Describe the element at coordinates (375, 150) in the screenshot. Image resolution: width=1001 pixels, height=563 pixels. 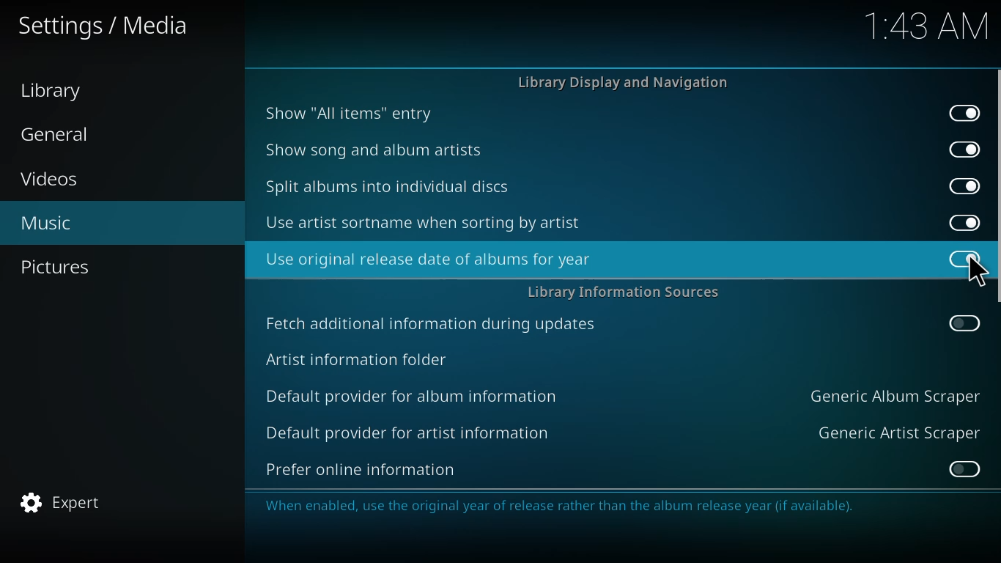
I see `show song and album artists` at that location.